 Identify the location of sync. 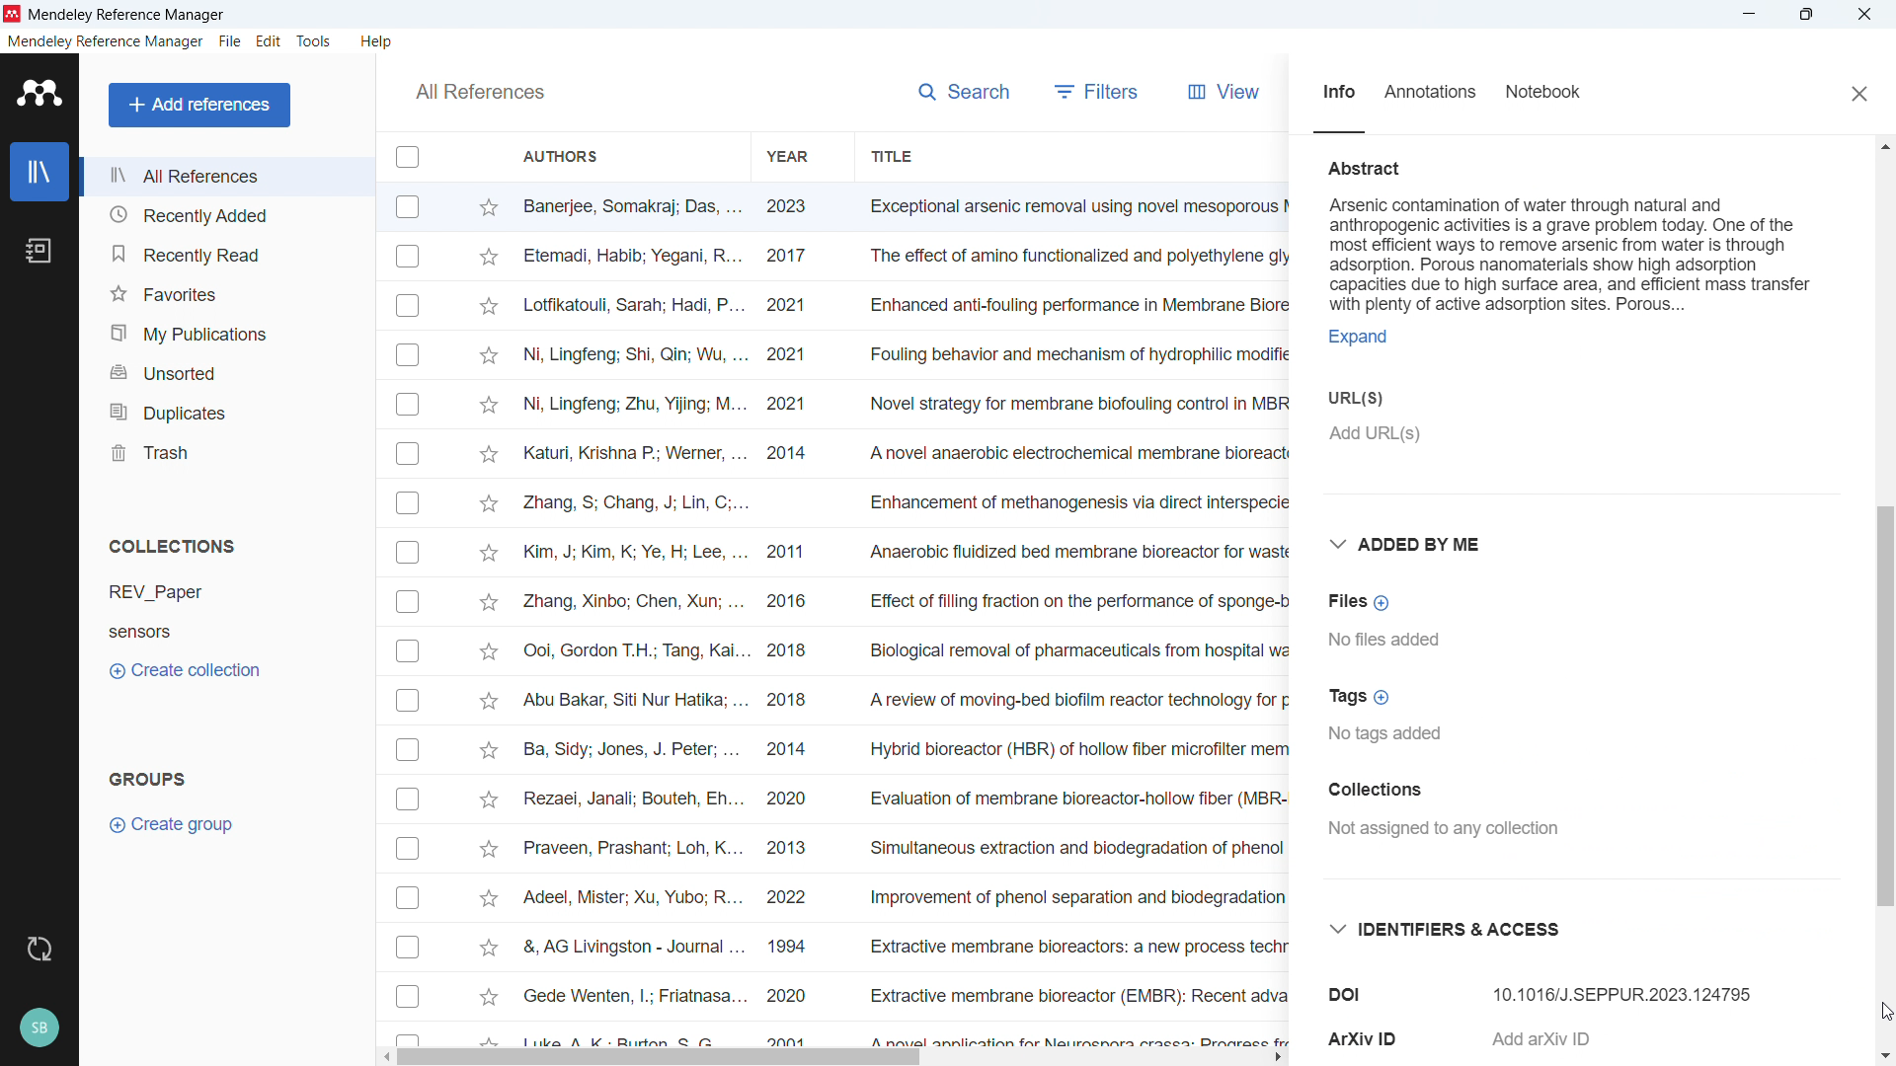
(39, 950).